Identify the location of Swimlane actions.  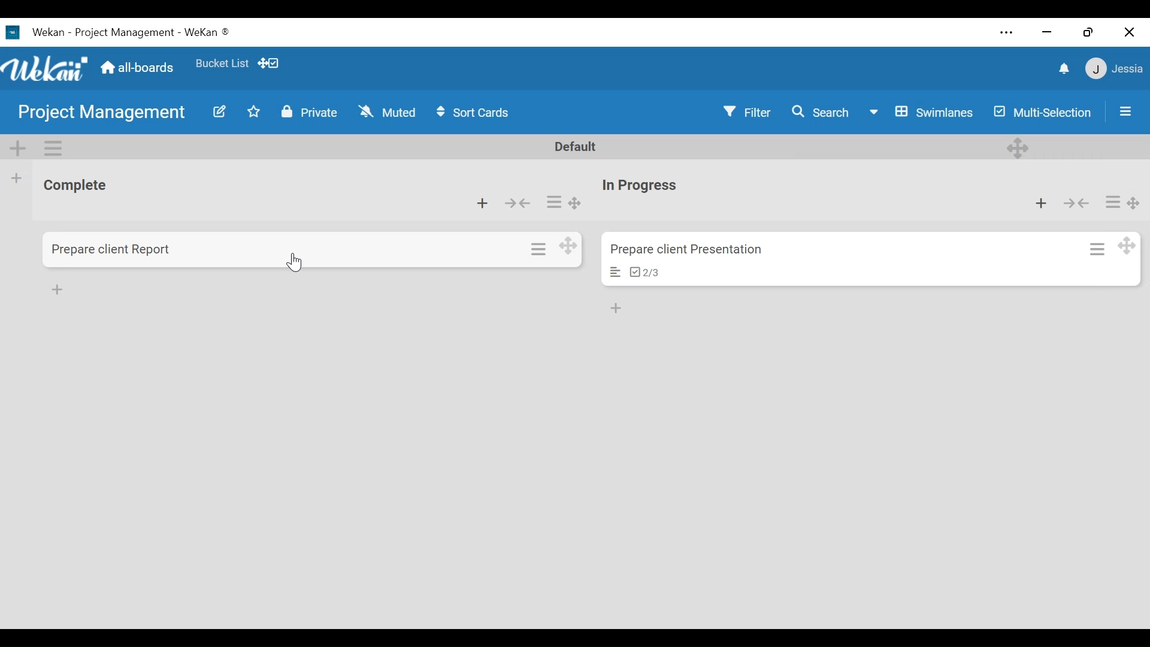
(52, 148).